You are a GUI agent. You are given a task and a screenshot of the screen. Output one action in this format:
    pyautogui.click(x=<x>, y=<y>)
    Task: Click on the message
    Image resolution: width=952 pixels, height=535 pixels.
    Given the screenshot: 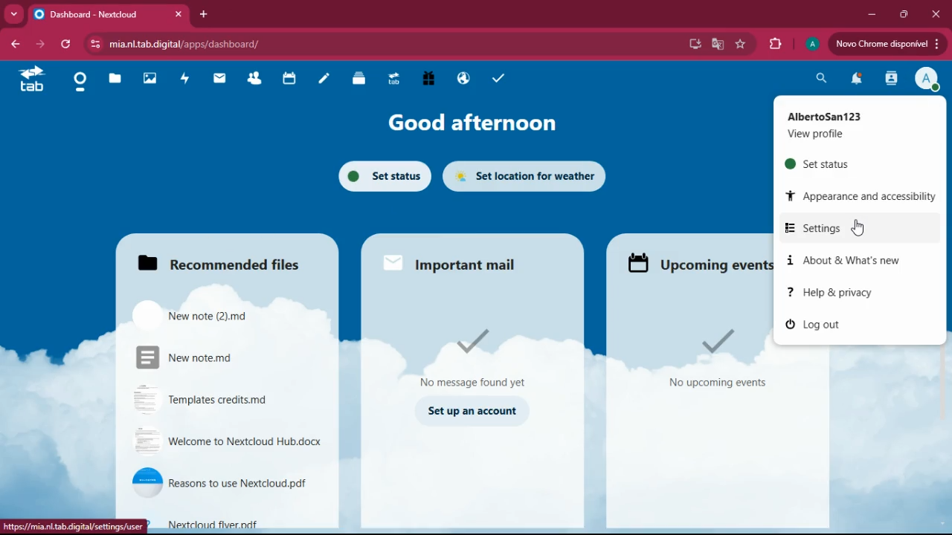 What is the action you would take?
    pyautogui.click(x=472, y=357)
    